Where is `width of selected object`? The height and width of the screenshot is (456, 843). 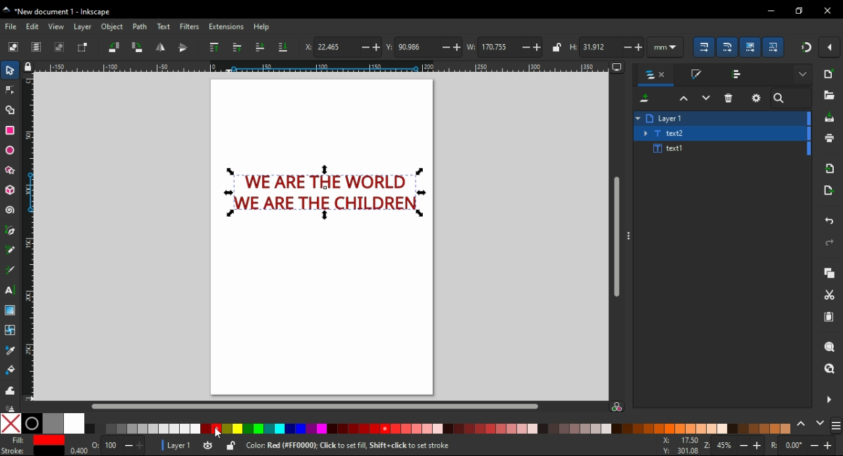
width of selected object is located at coordinates (504, 46).